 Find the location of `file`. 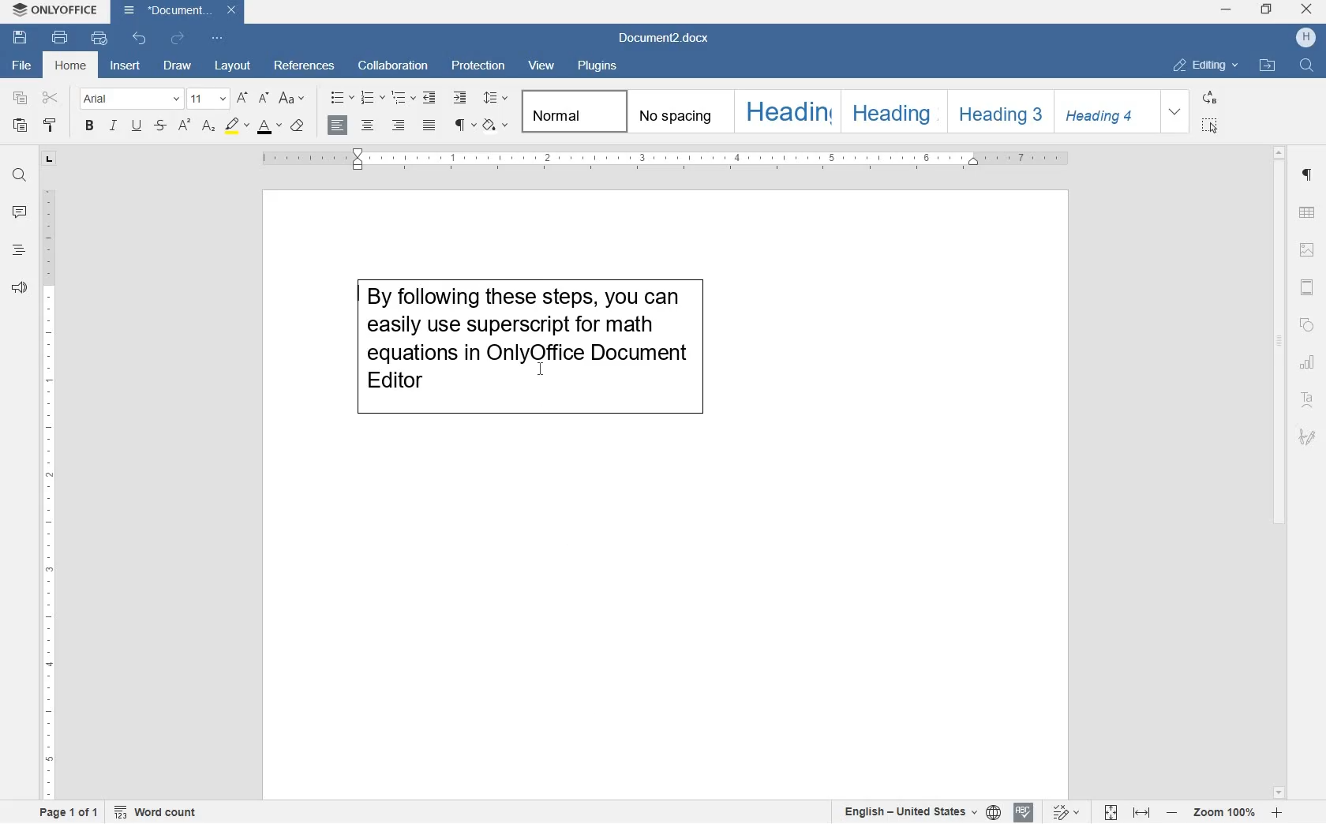

file is located at coordinates (20, 66).